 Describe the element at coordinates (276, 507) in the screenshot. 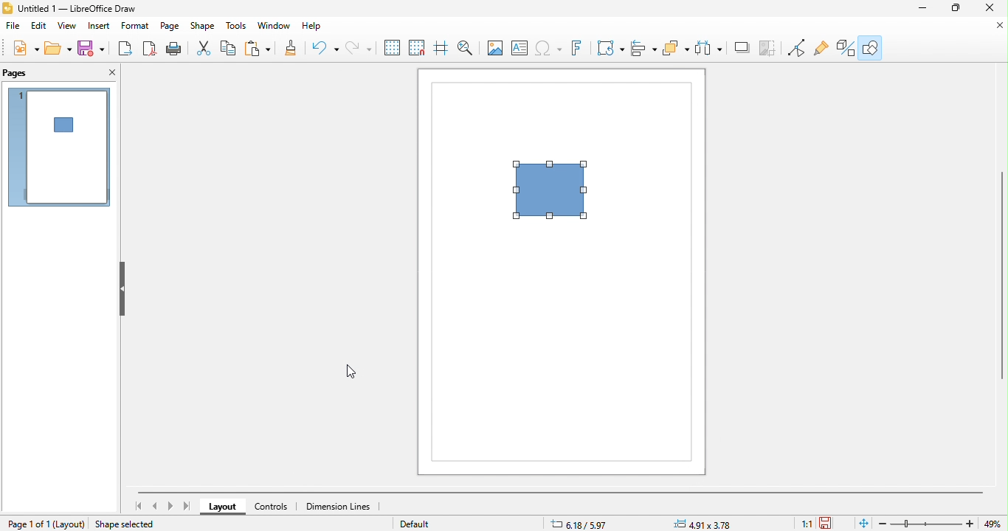

I see `controls` at that location.